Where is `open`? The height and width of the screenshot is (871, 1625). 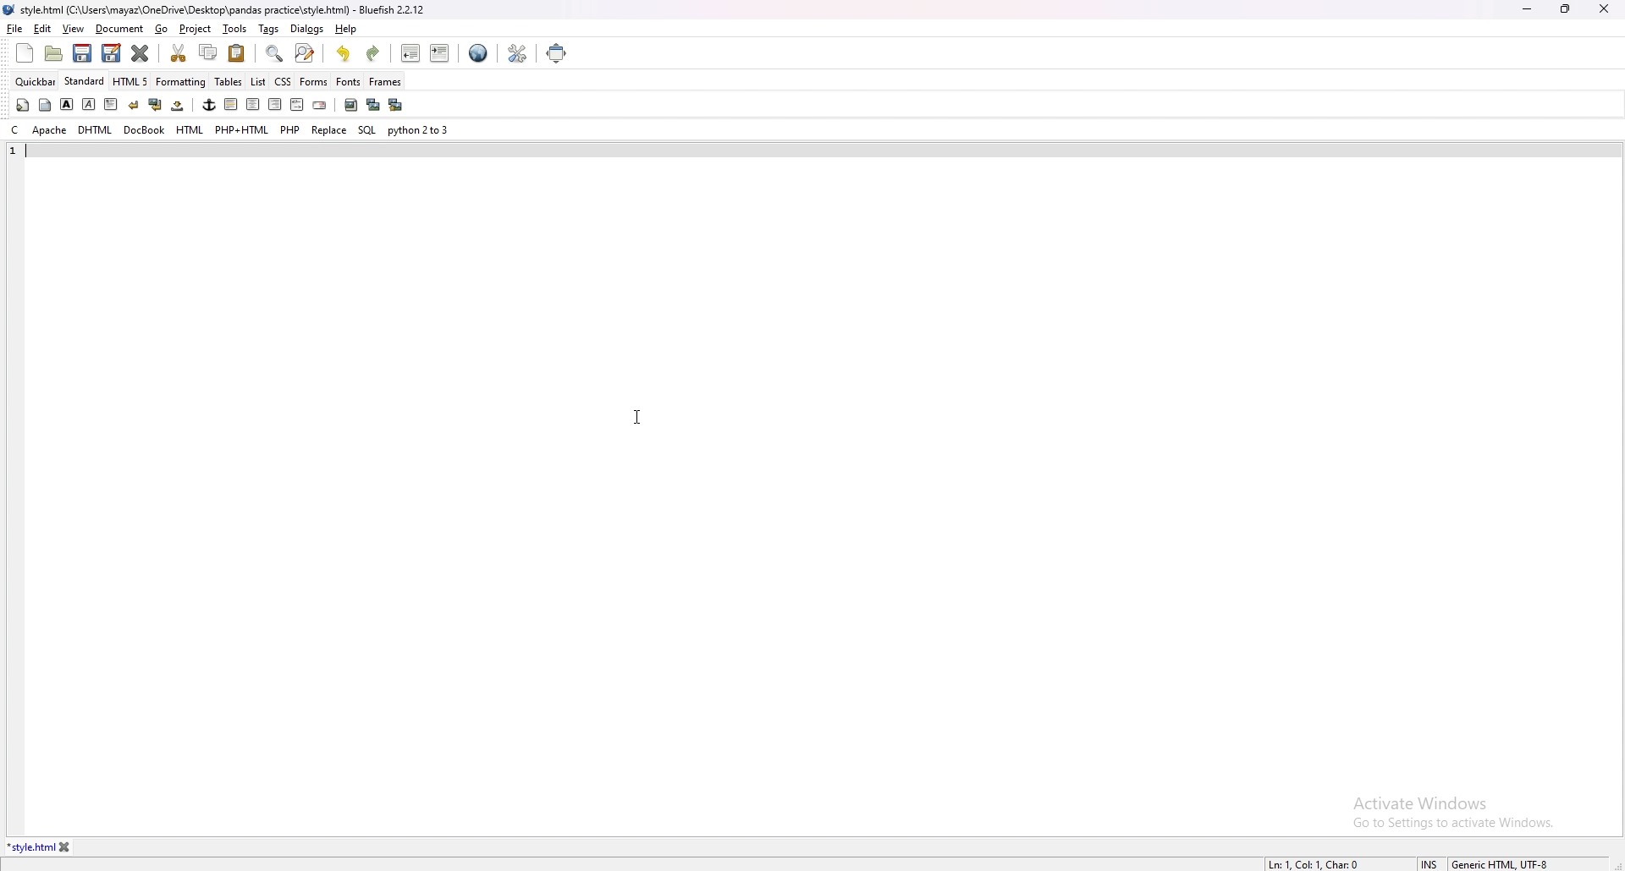
open is located at coordinates (56, 53).